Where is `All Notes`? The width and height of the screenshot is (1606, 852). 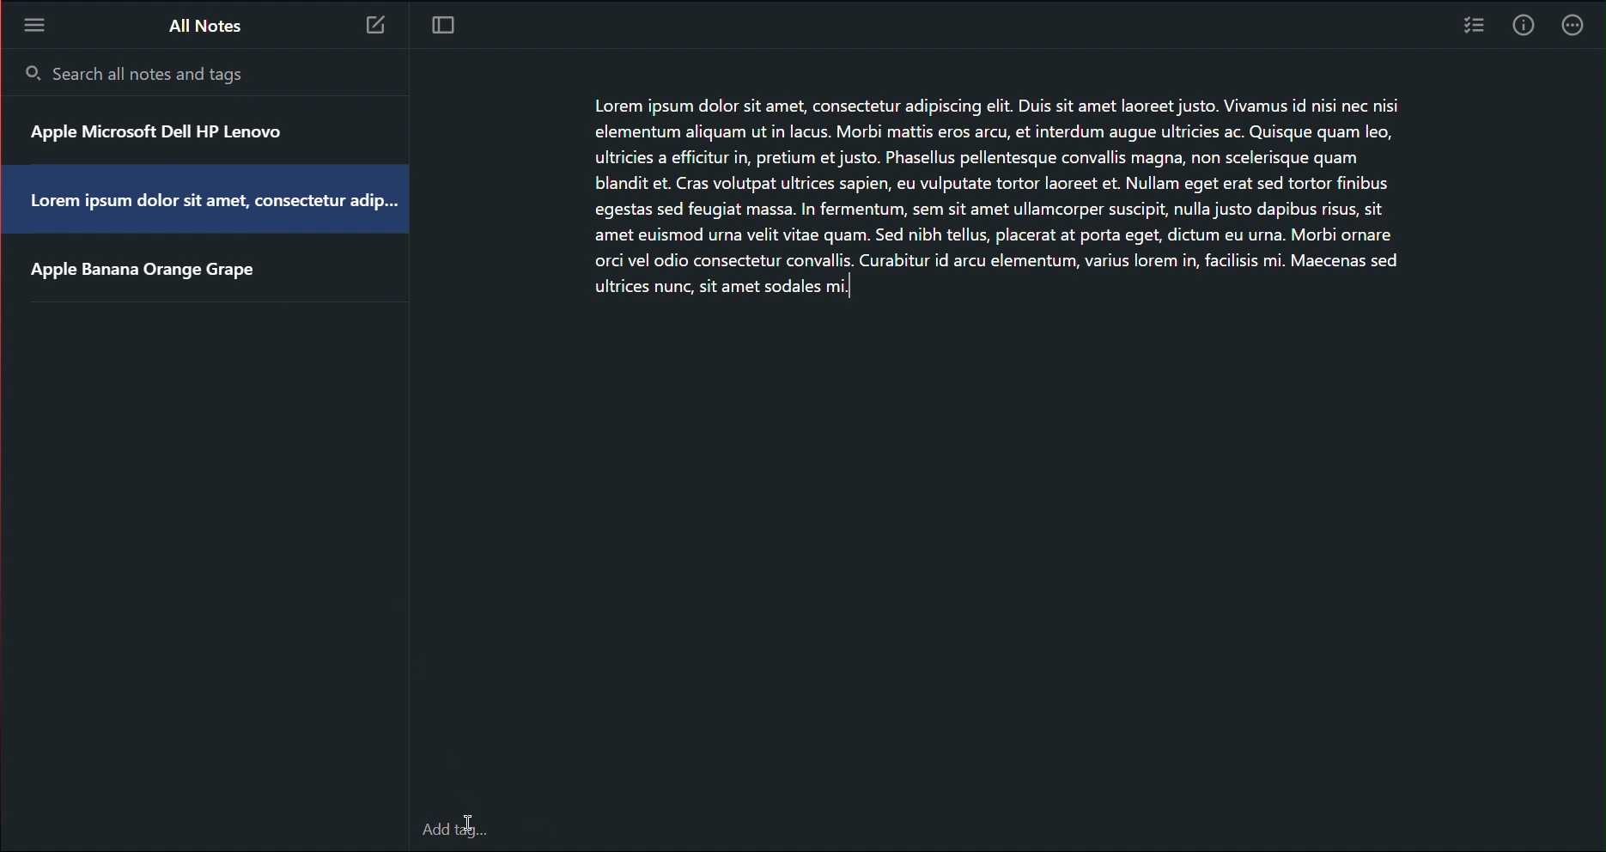 All Notes is located at coordinates (204, 24).